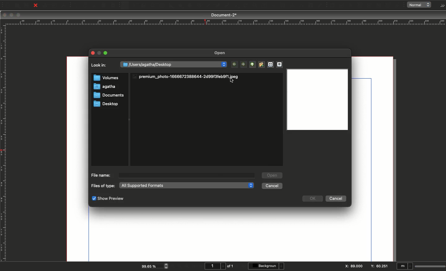  I want to click on PDF text field, so click(360, 6).